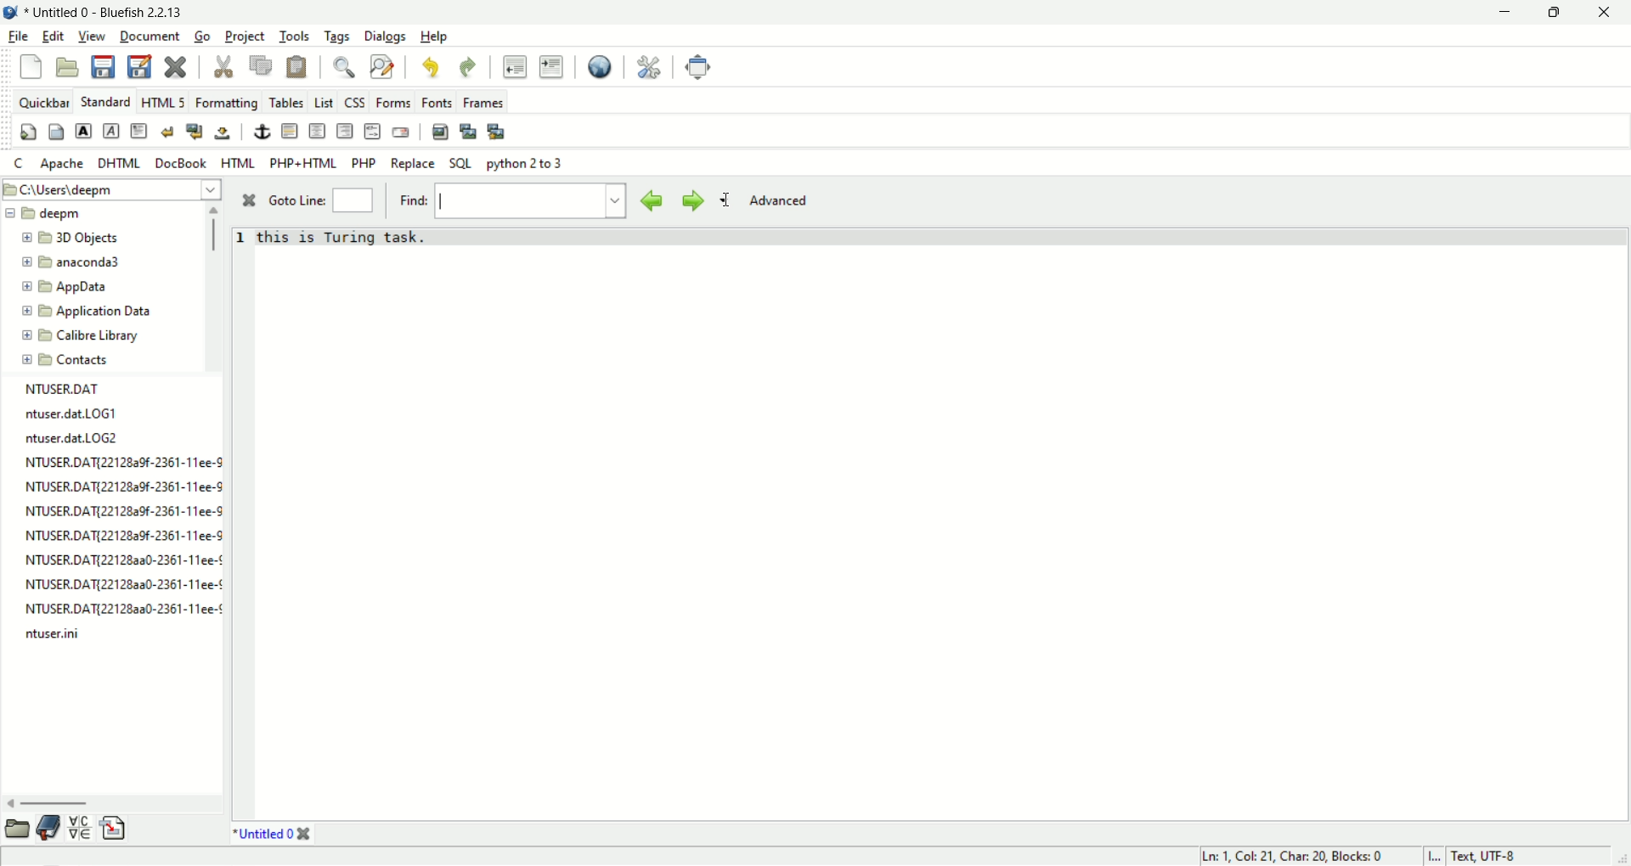  Describe the element at coordinates (1611, 13) in the screenshot. I see `close` at that location.